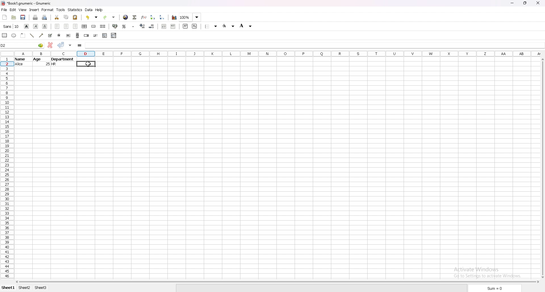 The image size is (545, 292). What do you see at coordinates (14, 35) in the screenshot?
I see `ellipse` at bounding box center [14, 35].